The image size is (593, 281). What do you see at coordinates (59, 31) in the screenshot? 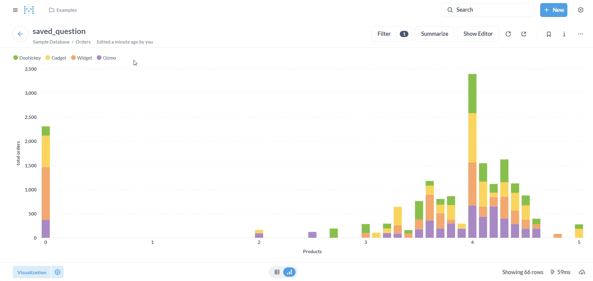
I see `saved question heading` at bounding box center [59, 31].